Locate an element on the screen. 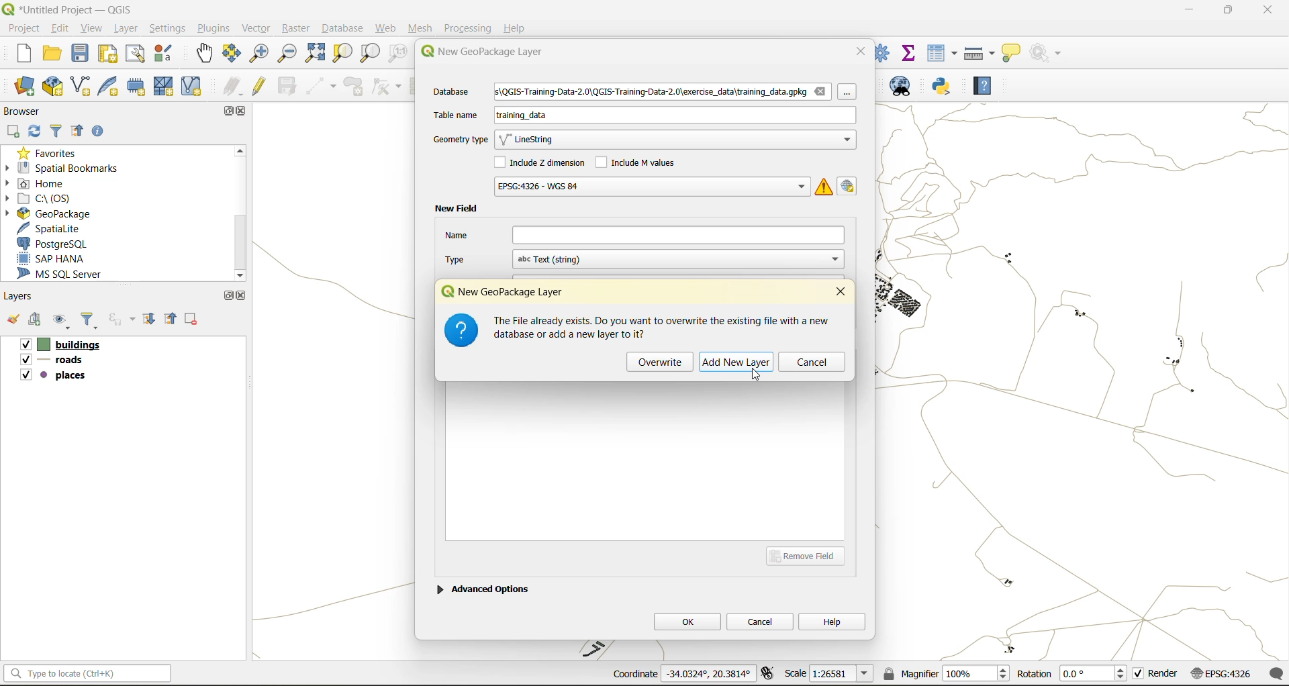 The width and height of the screenshot is (1289, 686). close is located at coordinates (861, 50).